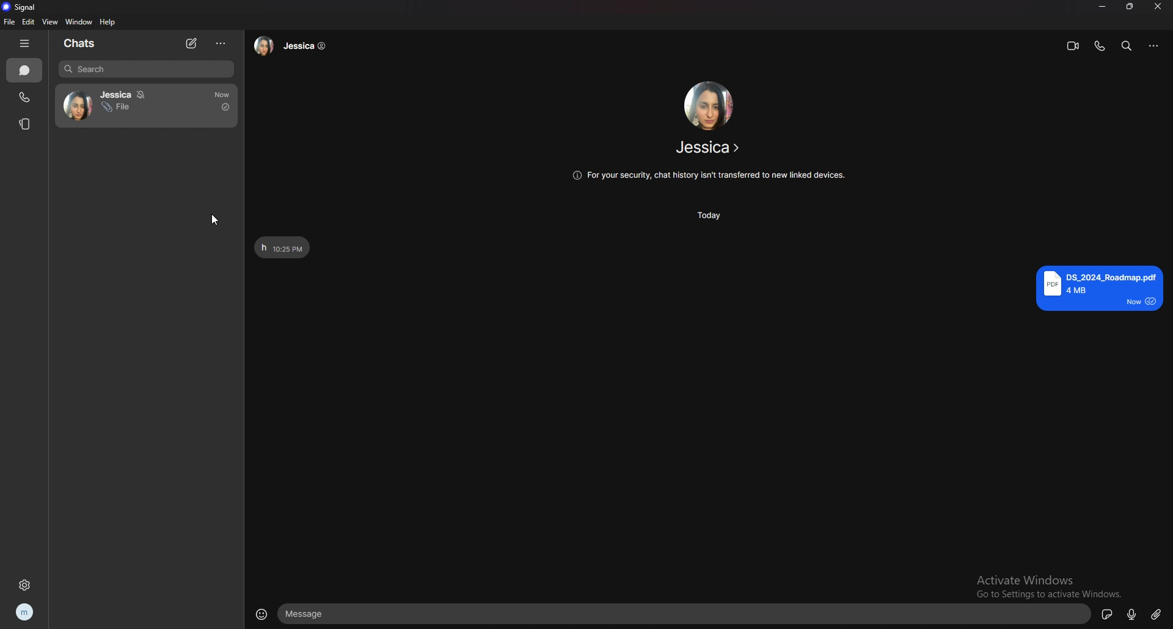  I want to click on video call, so click(1073, 46).